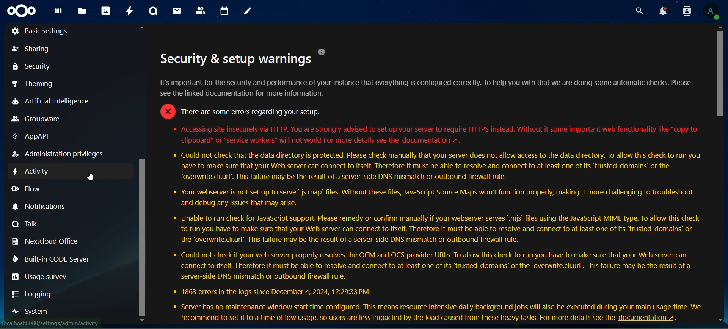 This screenshot has height=329, width=728. What do you see at coordinates (60, 13) in the screenshot?
I see `dashboard` at bounding box center [60, 13].